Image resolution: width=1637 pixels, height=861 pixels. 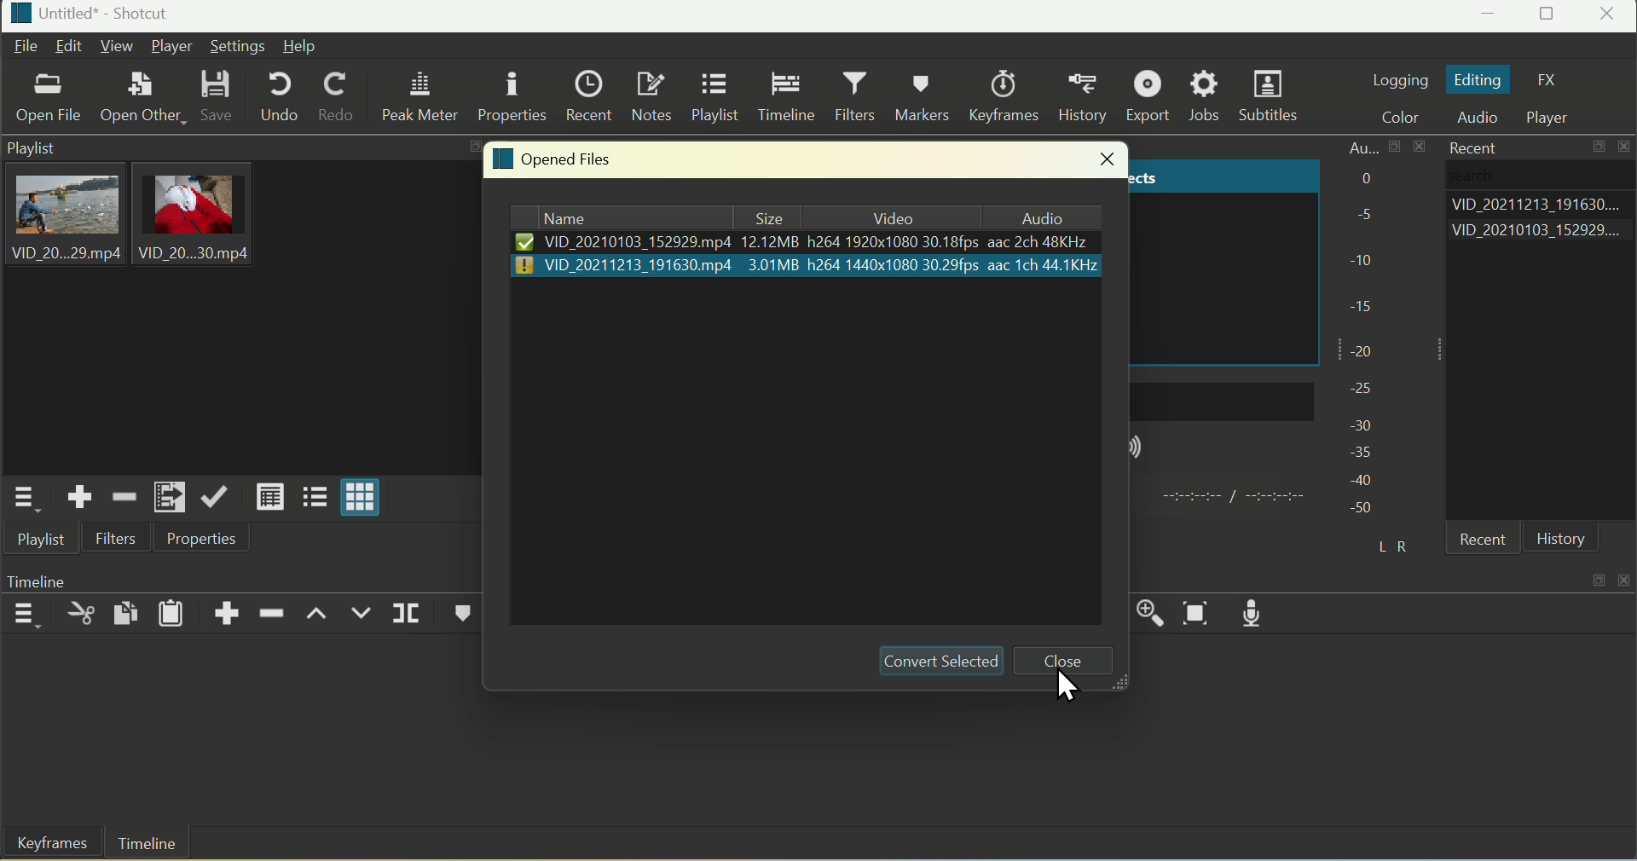 I want to click on Minimize, so click(x=1490, y=17).